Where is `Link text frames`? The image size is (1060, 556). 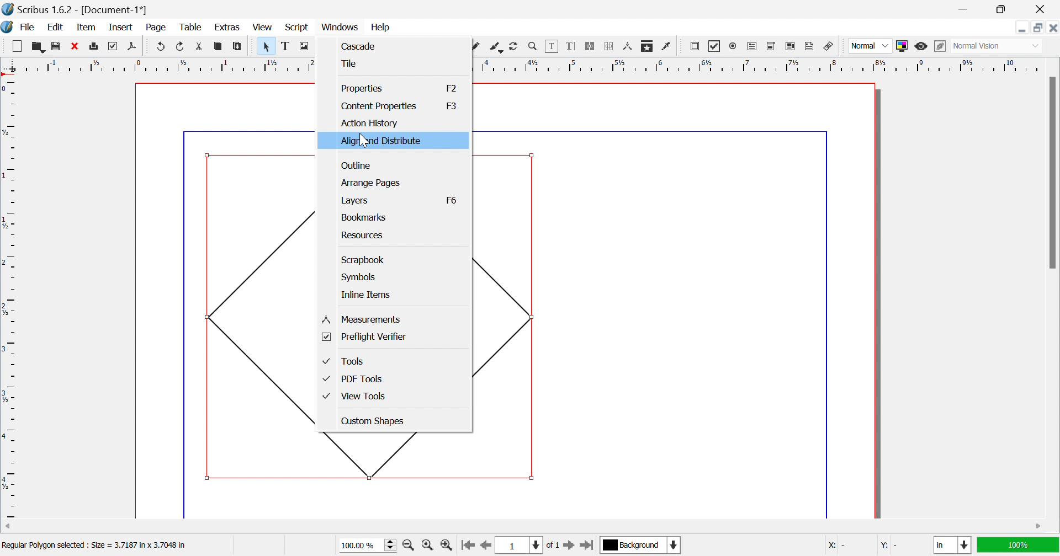 Link text frames is located at coordinates (589, 46).